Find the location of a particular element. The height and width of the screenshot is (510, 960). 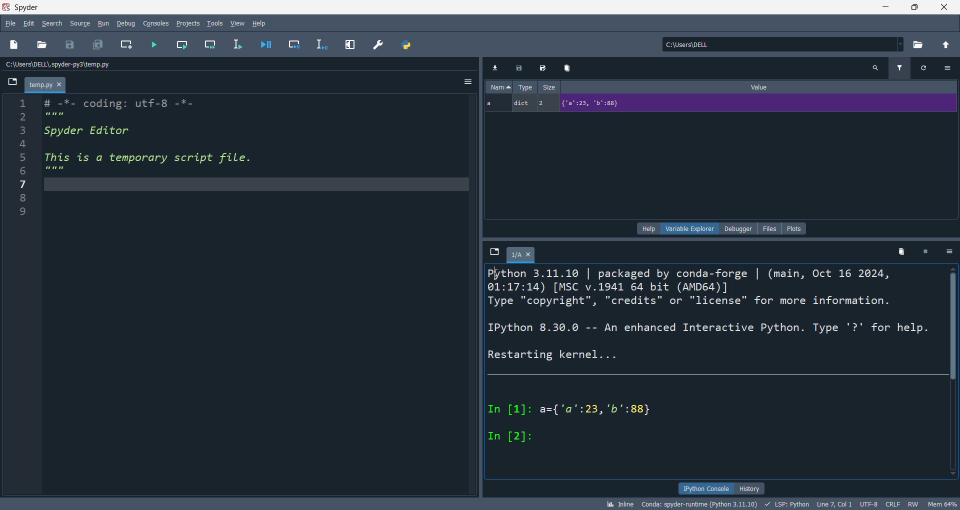

help is located at coordinates (261, 23).